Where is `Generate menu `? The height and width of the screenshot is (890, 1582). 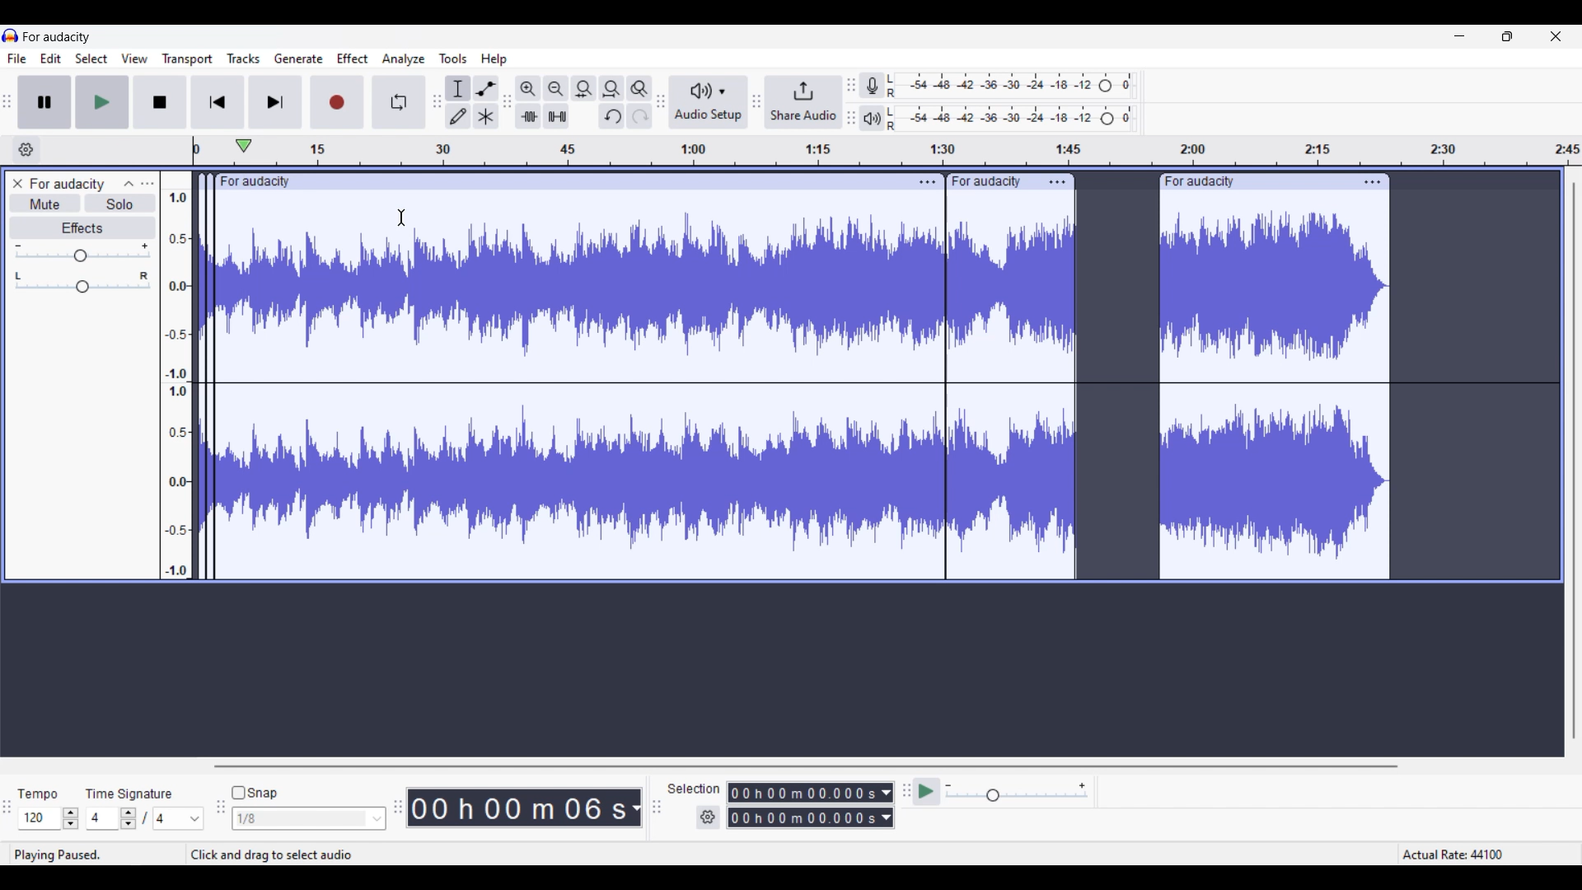
Generate menu  is located at coordinates (299, 59).